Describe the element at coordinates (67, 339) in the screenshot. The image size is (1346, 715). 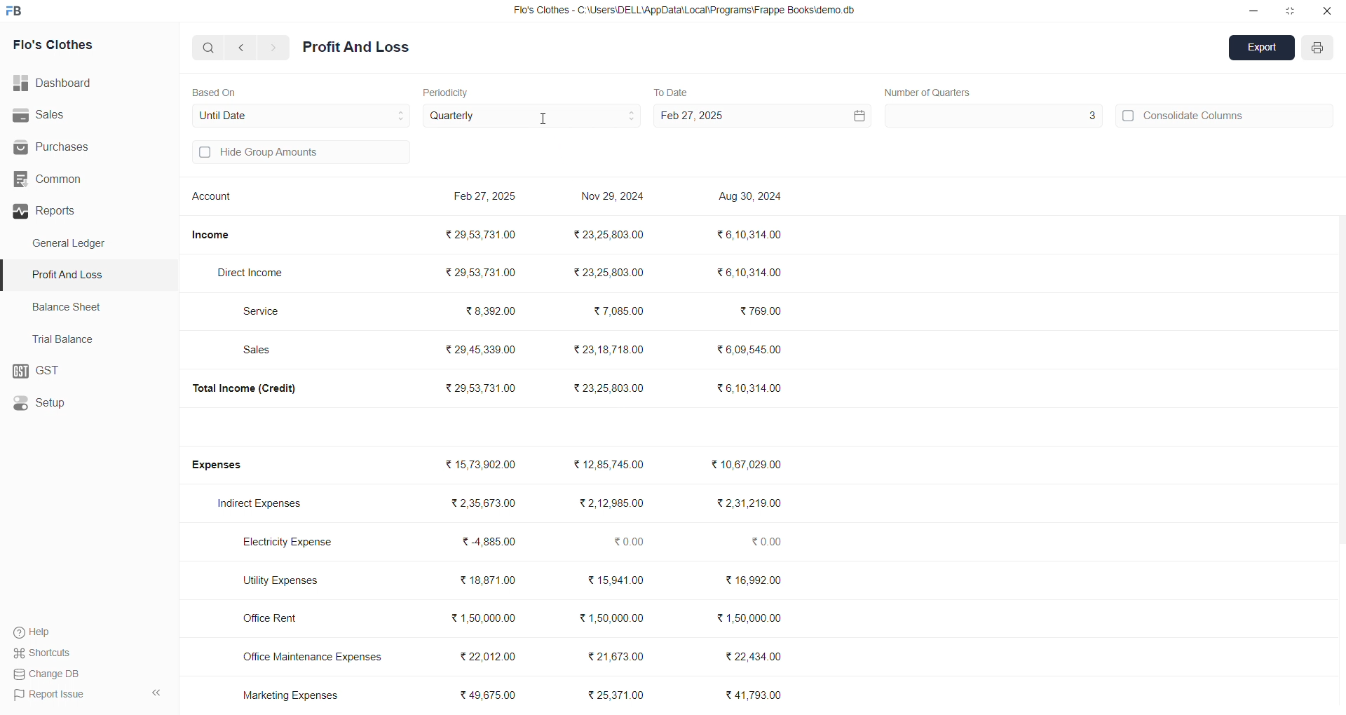
I see `Trial Balance` at that location.